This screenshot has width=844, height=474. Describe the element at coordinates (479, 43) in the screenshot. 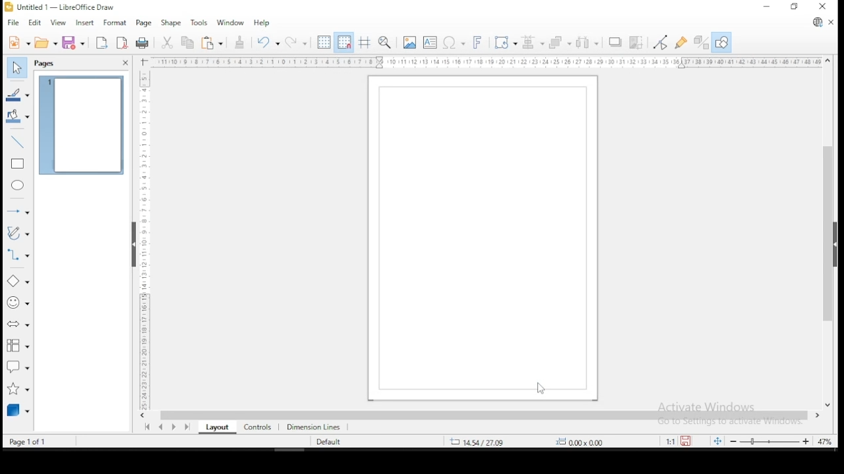

I see `insert fontwork text` at that location.